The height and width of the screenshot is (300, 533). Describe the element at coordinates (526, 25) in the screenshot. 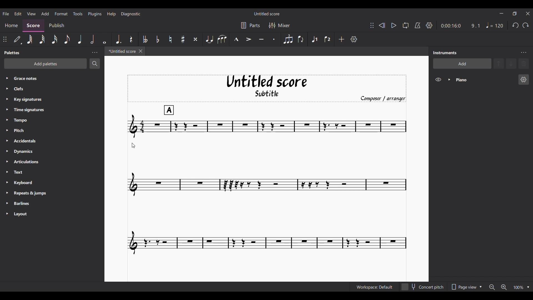

I see `Redo` at that location.